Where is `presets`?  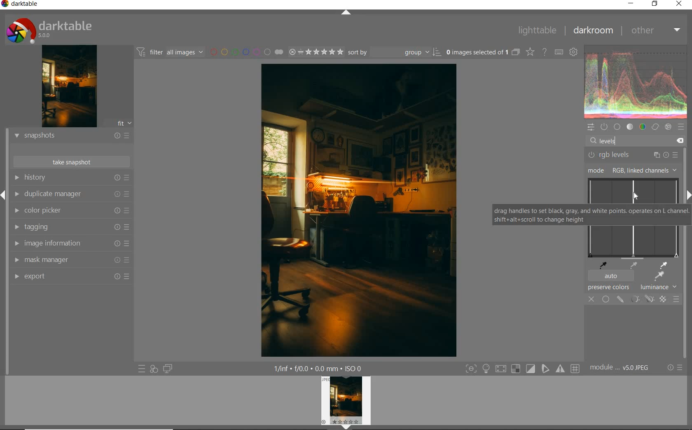 presets is located at coordinates (683, 127).